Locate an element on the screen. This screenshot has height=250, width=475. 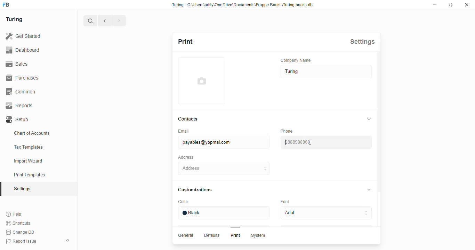
Color. is located at coordinates (184, 202).